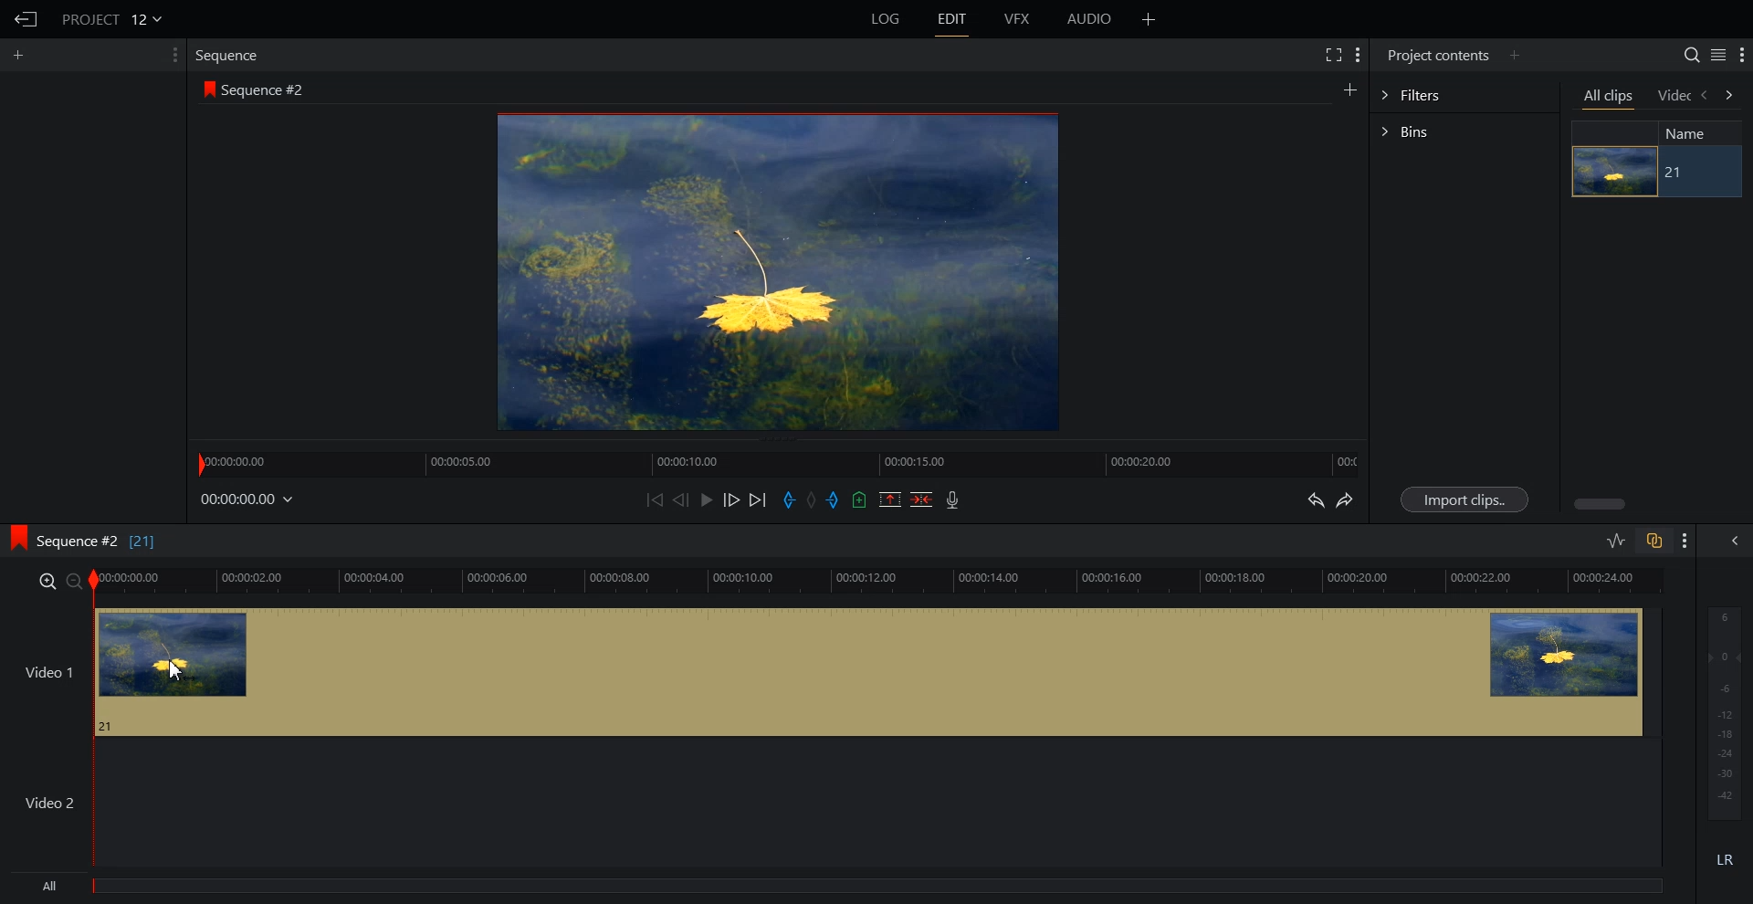  I want to click on Add out mark in the current video, so click(834, 500).